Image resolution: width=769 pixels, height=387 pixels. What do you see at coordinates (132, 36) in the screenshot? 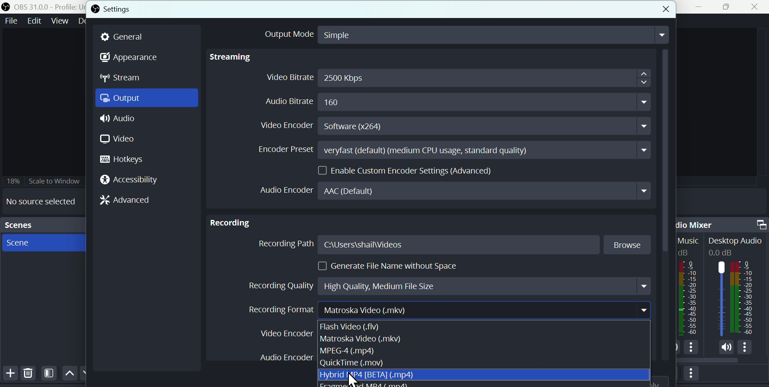
I see `general` at bounding box center [132, 36].